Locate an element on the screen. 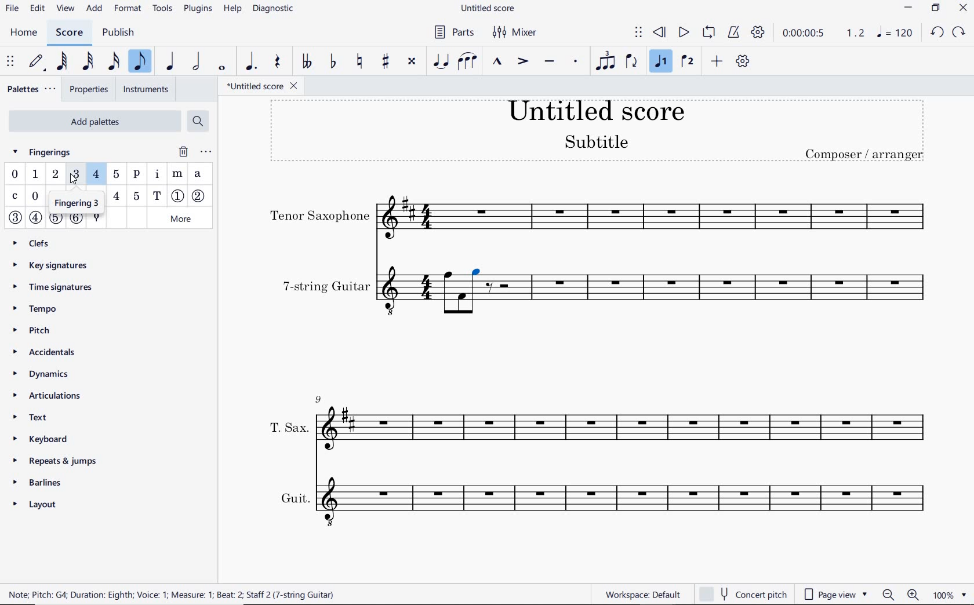  FILE NAME is located at coordinates (265, 86).